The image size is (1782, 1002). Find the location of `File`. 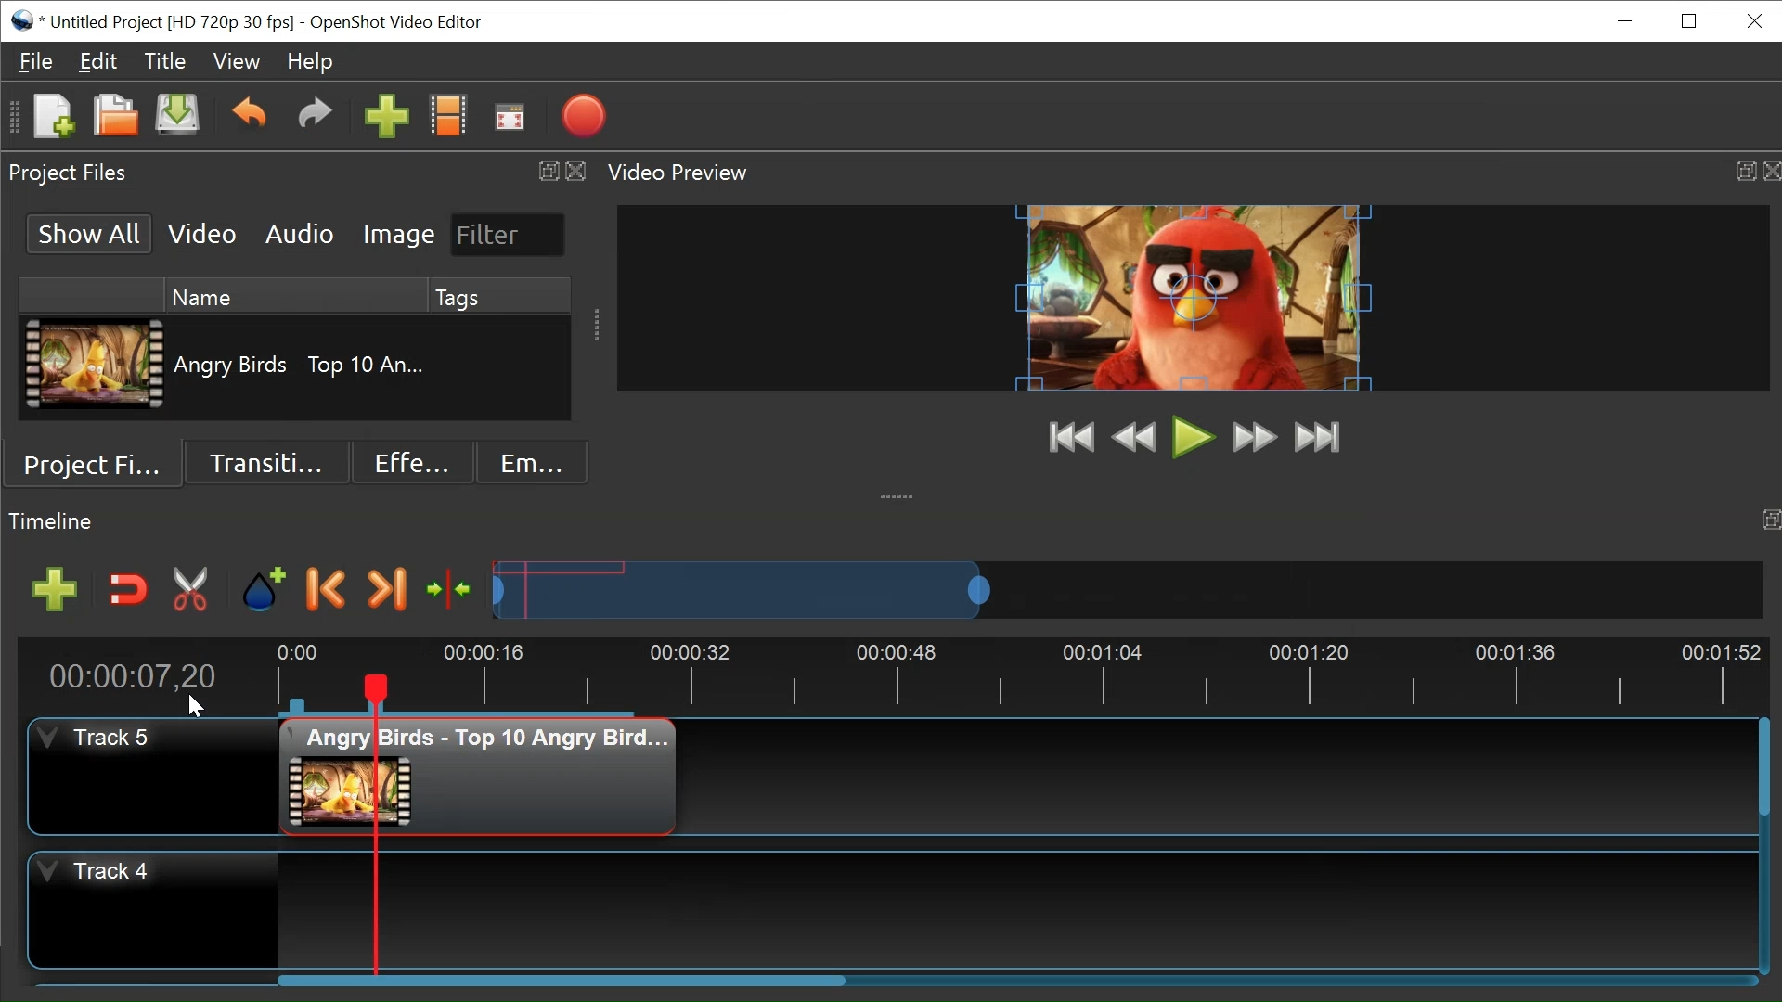

File is located at coordinates (37, 61).